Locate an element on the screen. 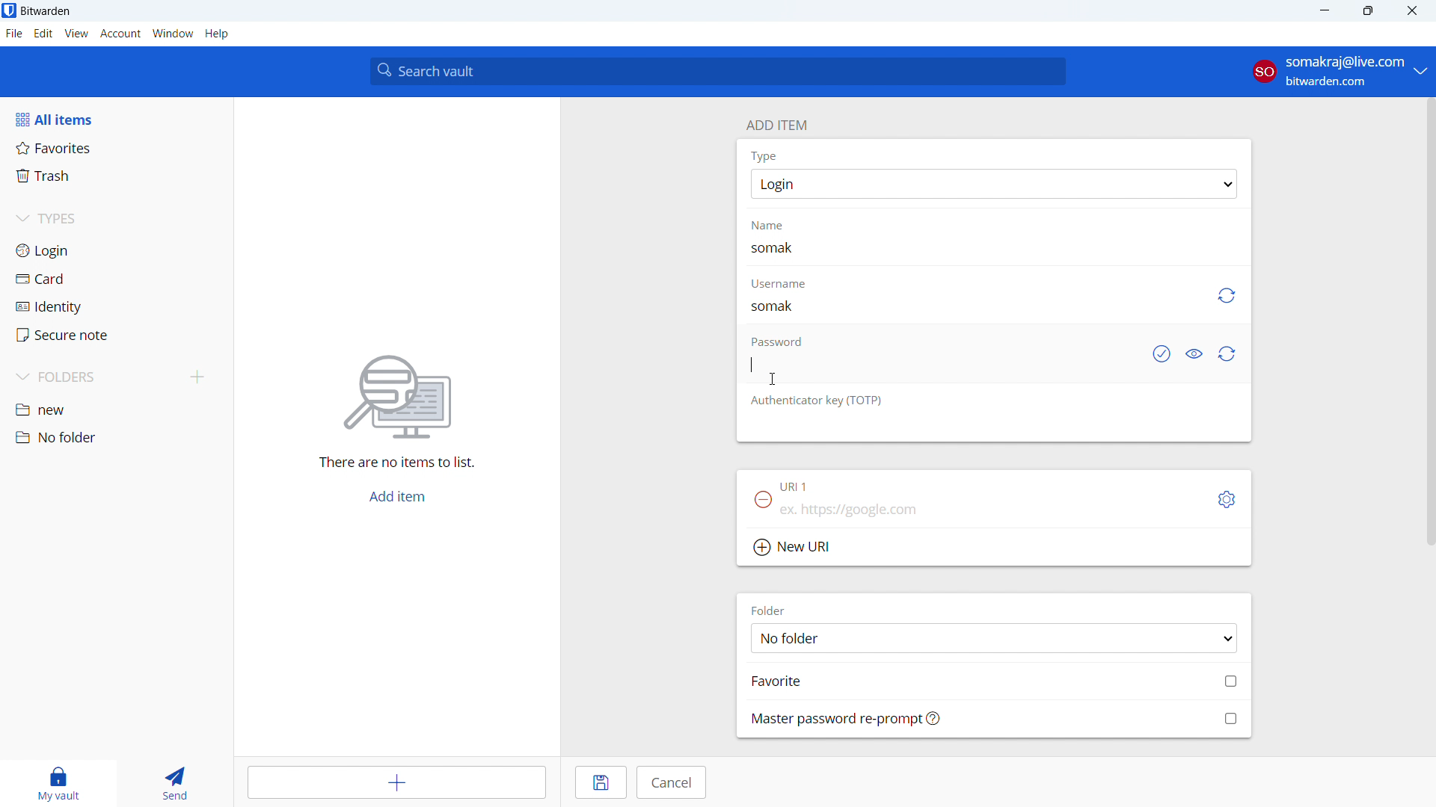 This screenshot has height=807, width=1436. FOLDER is located at coordinates (773, 610).